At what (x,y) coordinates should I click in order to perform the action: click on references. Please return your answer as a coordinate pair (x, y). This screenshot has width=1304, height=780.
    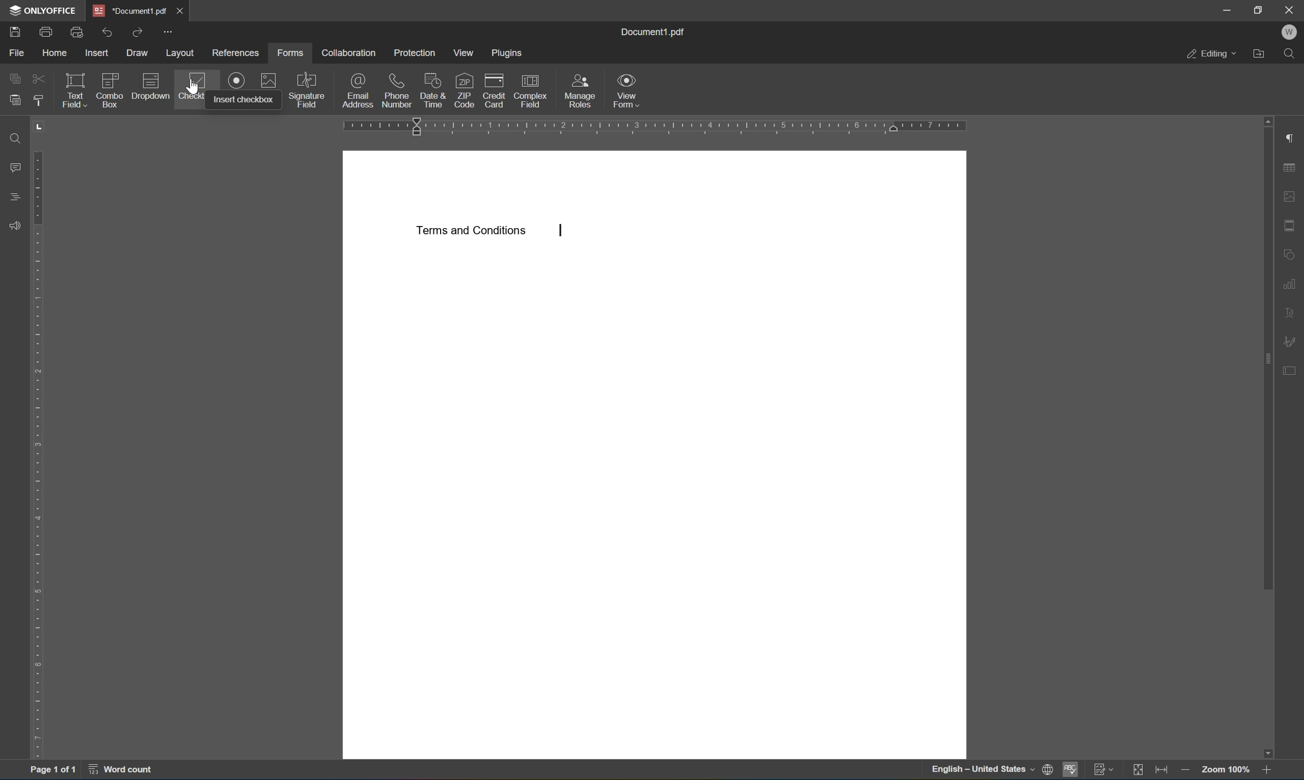
    Looking at the image, I should click on (236, 53).